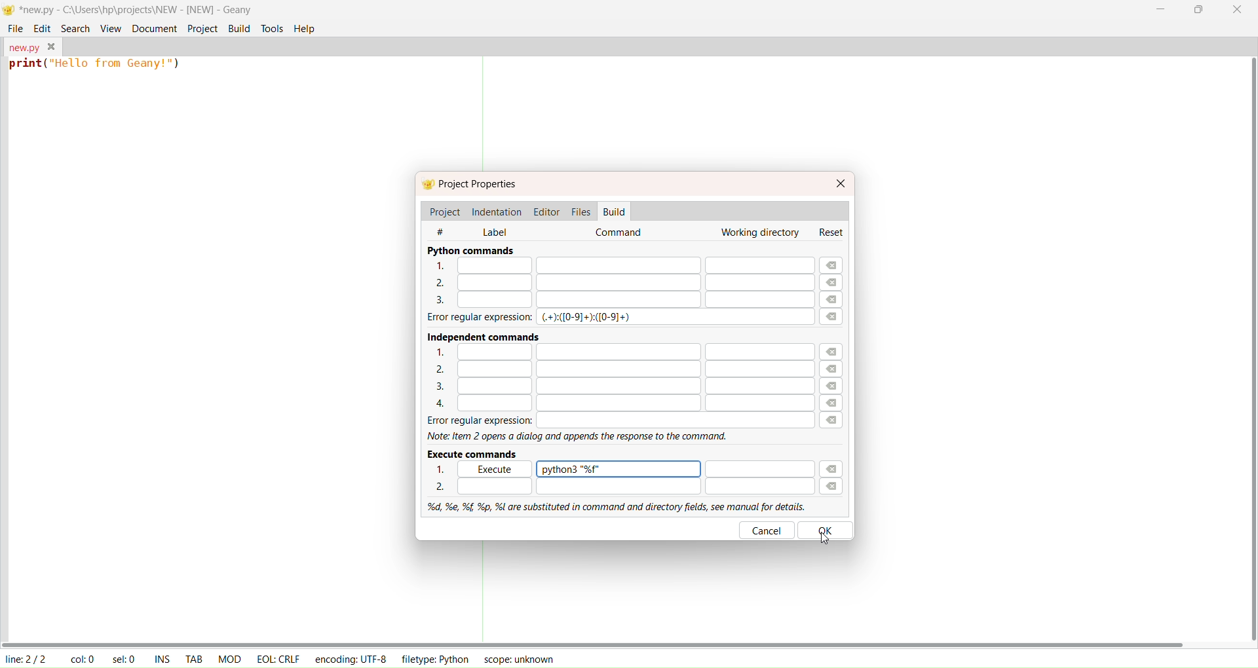 The height and width of the screenshot is (668, 1258). I want to click on document, so click(153, 28).